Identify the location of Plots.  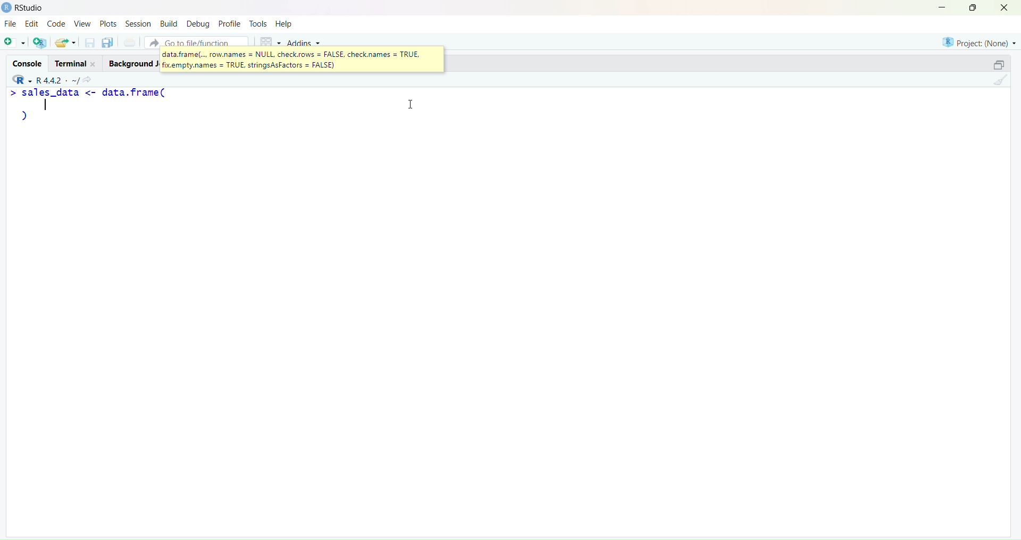
(108, 22).